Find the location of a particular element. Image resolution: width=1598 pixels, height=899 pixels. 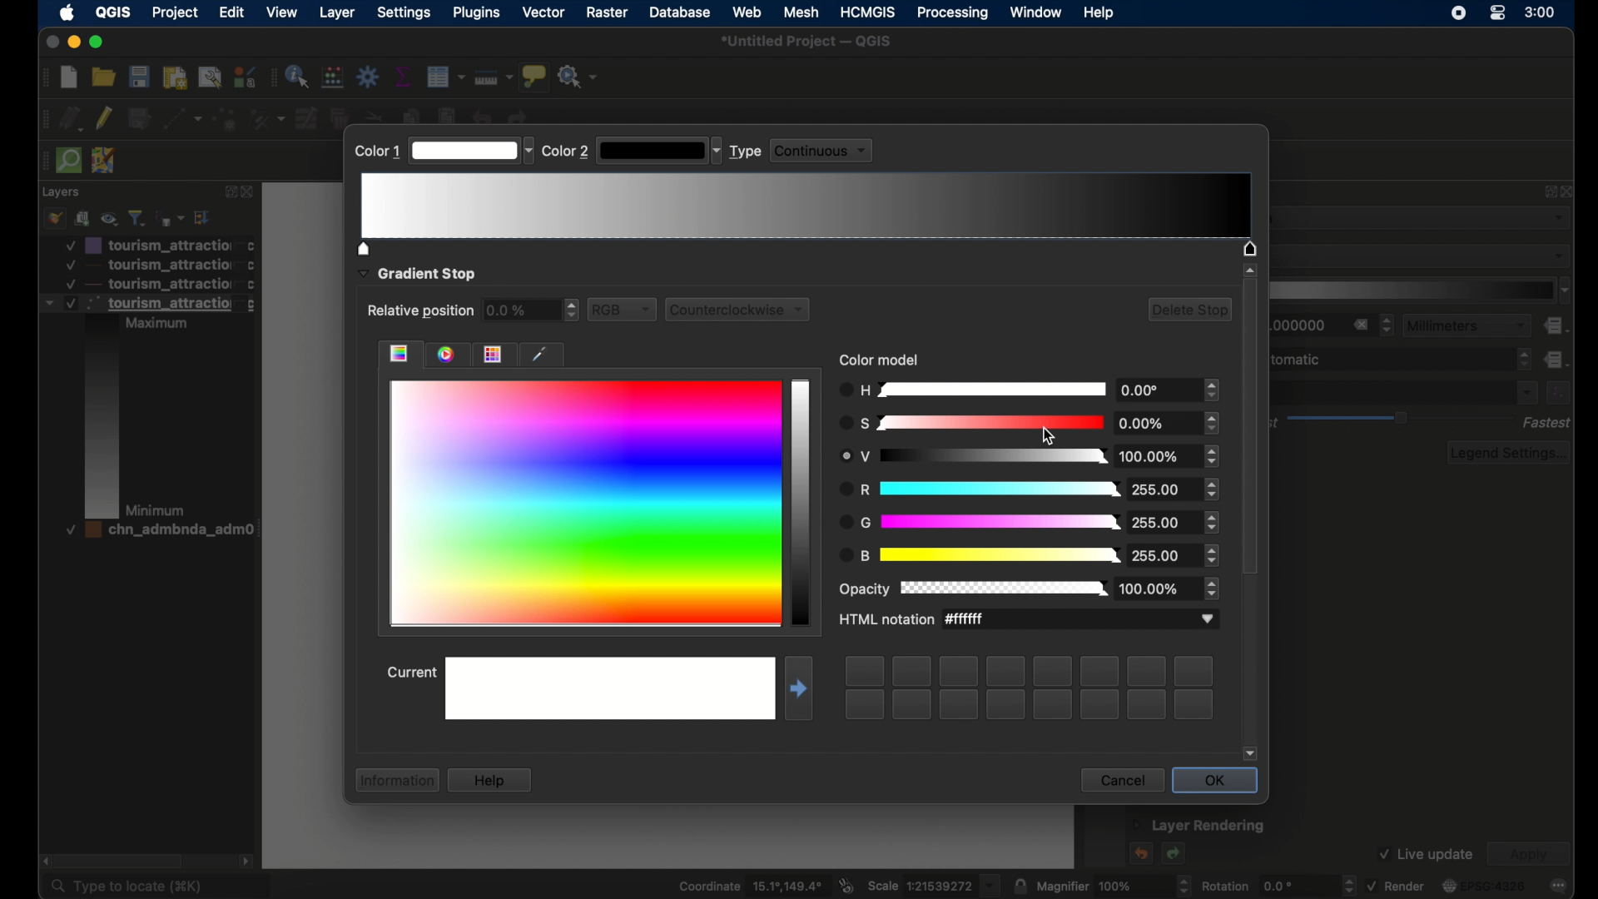

view is located at coordinates (284, 13).